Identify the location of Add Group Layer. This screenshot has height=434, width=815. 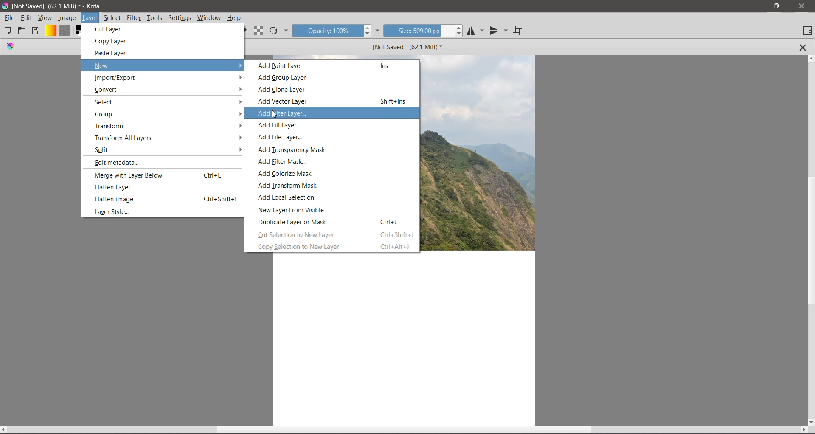
(284, 78).